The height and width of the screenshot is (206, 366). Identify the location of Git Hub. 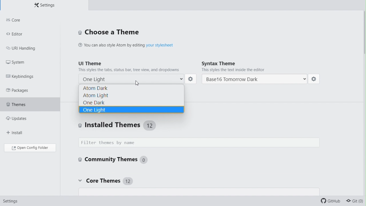
(332, 201).